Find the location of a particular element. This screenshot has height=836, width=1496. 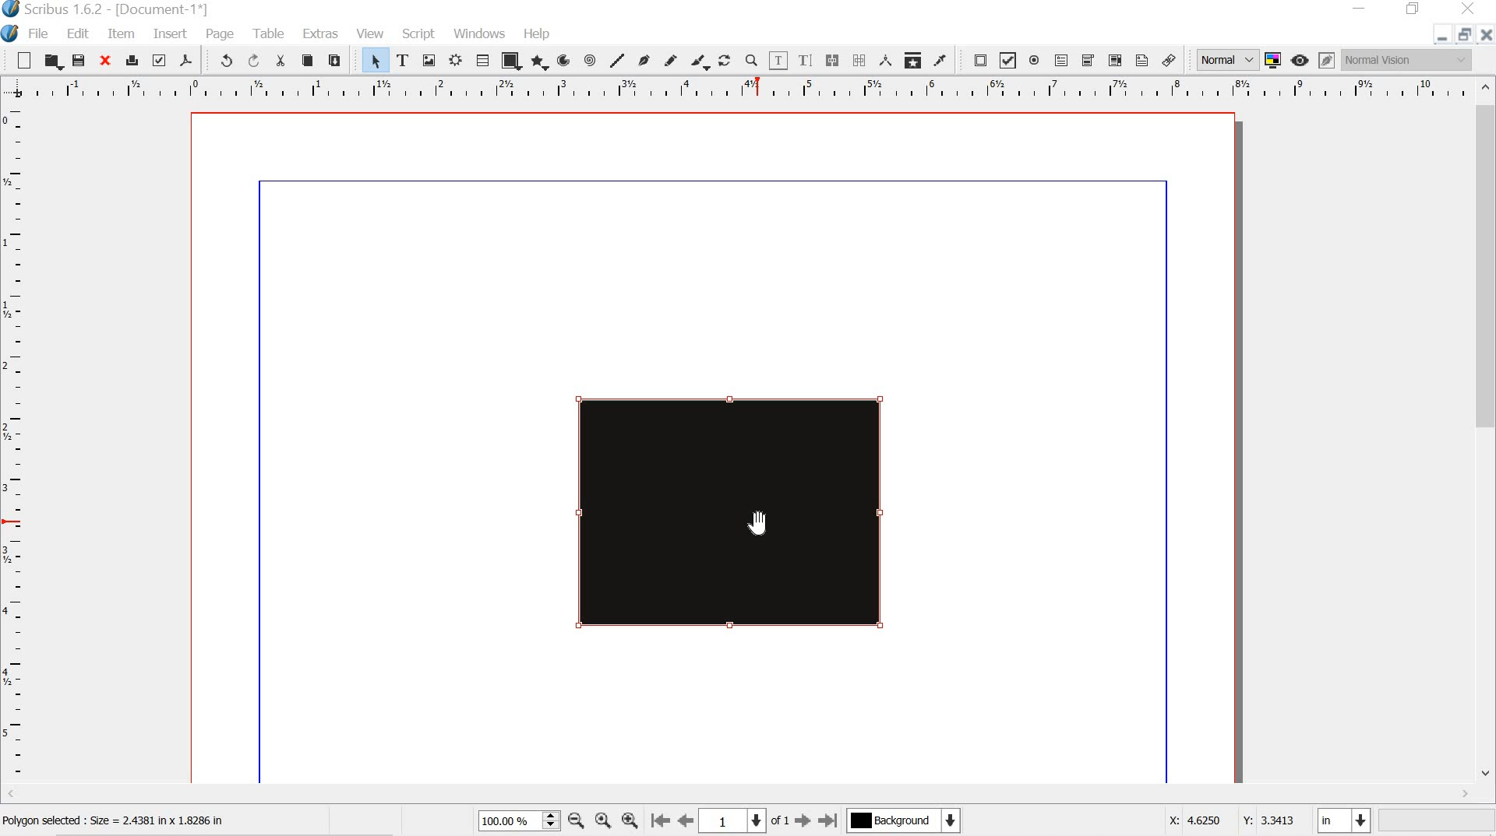

undo is located at coordinates (225, 59).